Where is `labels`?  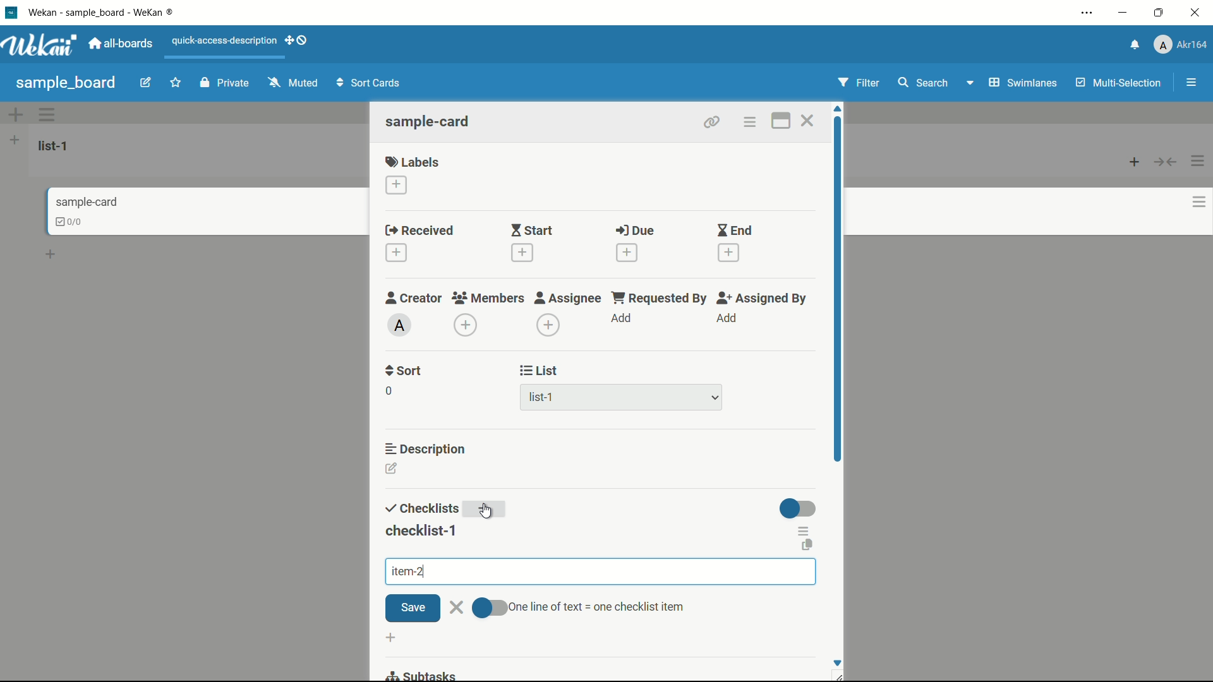 labels is located at coordinates (413, 161).